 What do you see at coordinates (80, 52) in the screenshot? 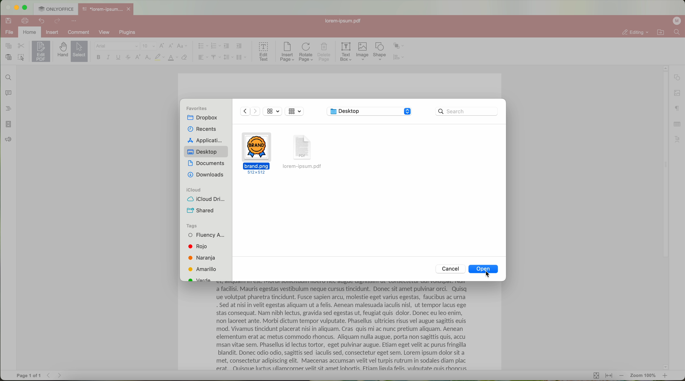
I see `select` at bounding box center [80, 52].